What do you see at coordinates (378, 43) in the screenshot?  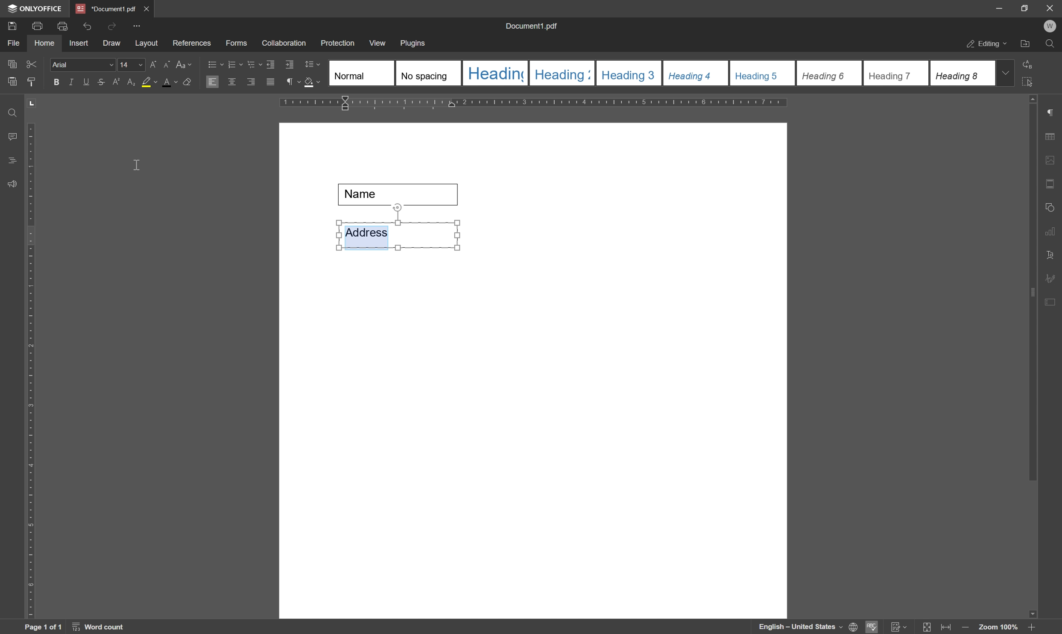 I see `view` at bounding box center [378, 43].